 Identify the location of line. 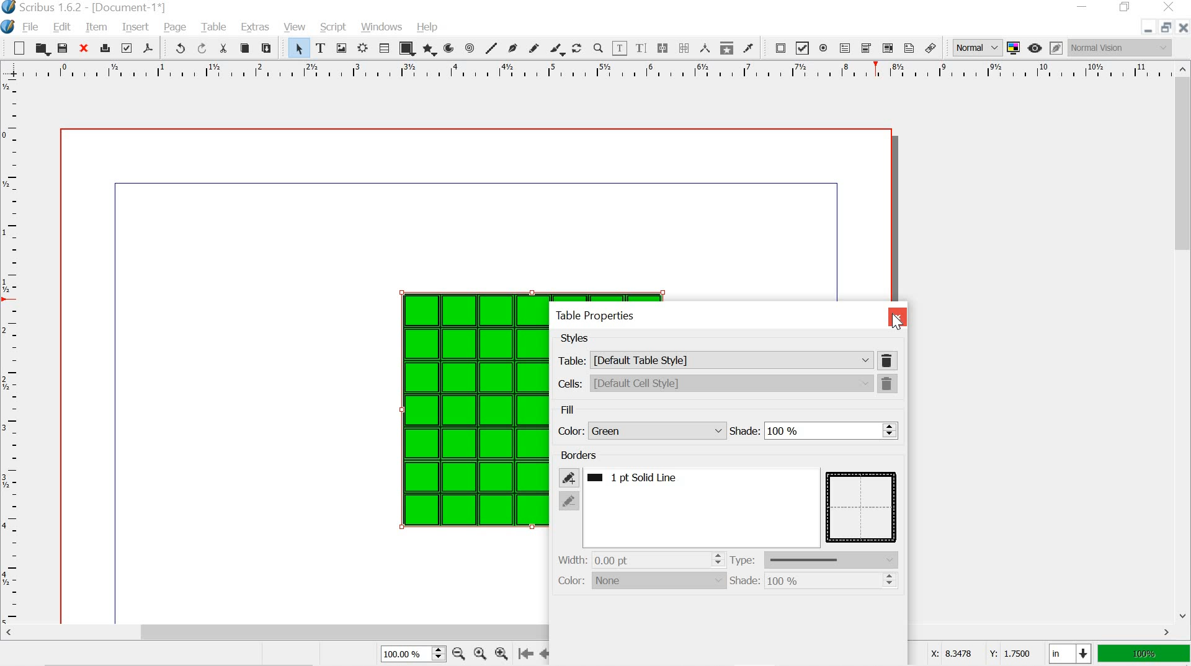
(493, 46).